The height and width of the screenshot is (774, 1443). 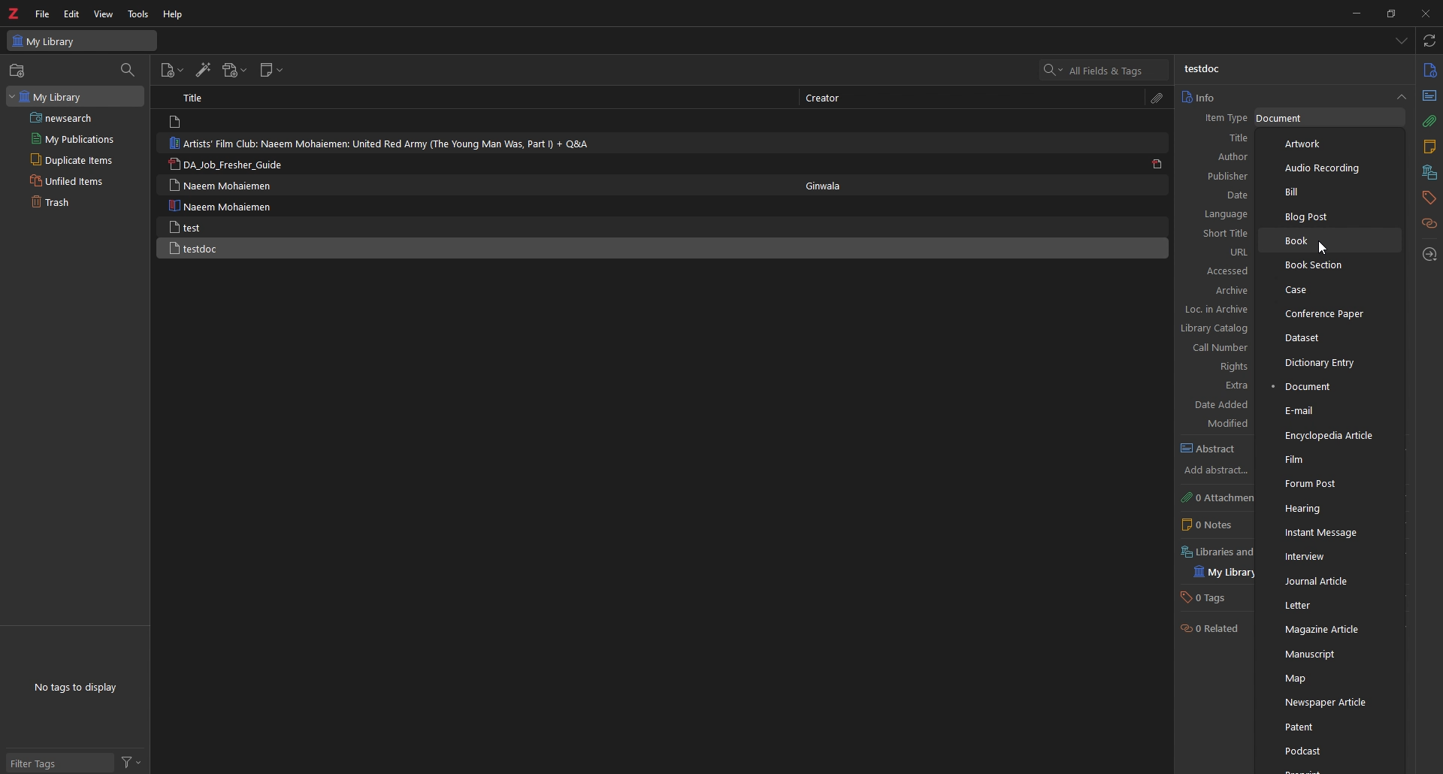 I want to click on DA_Job_Fresher_Guide, so click(x=228, y=164).